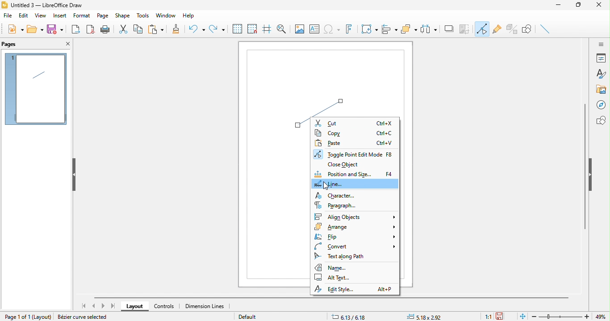  What do you see at coordinates (237, 29) in the screenshot?
I see `display to grid` at bounding box center [237, 29].